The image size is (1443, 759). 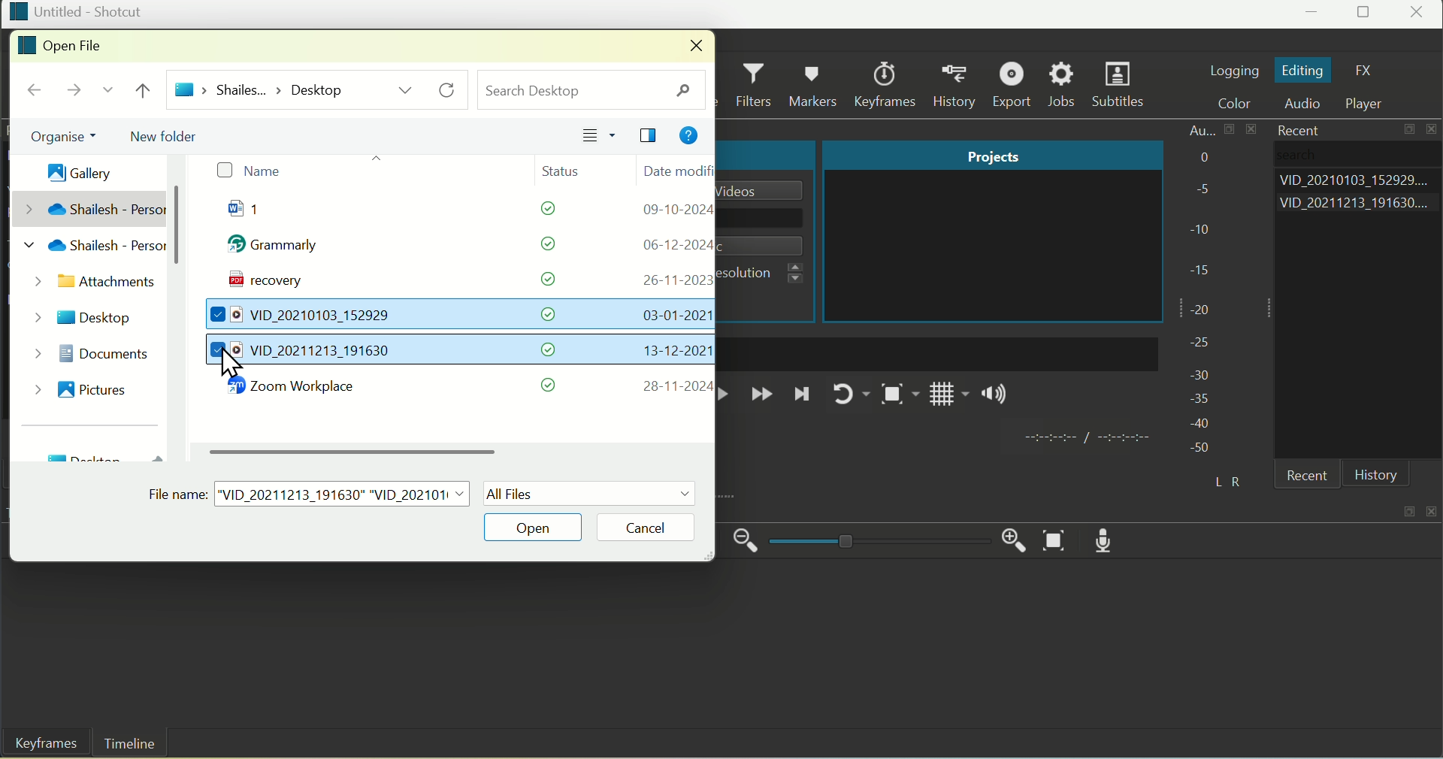 What do you see at coordinates (658, 527) in the screenshot?
I see `Cancel` at bounding box center [658, 527].